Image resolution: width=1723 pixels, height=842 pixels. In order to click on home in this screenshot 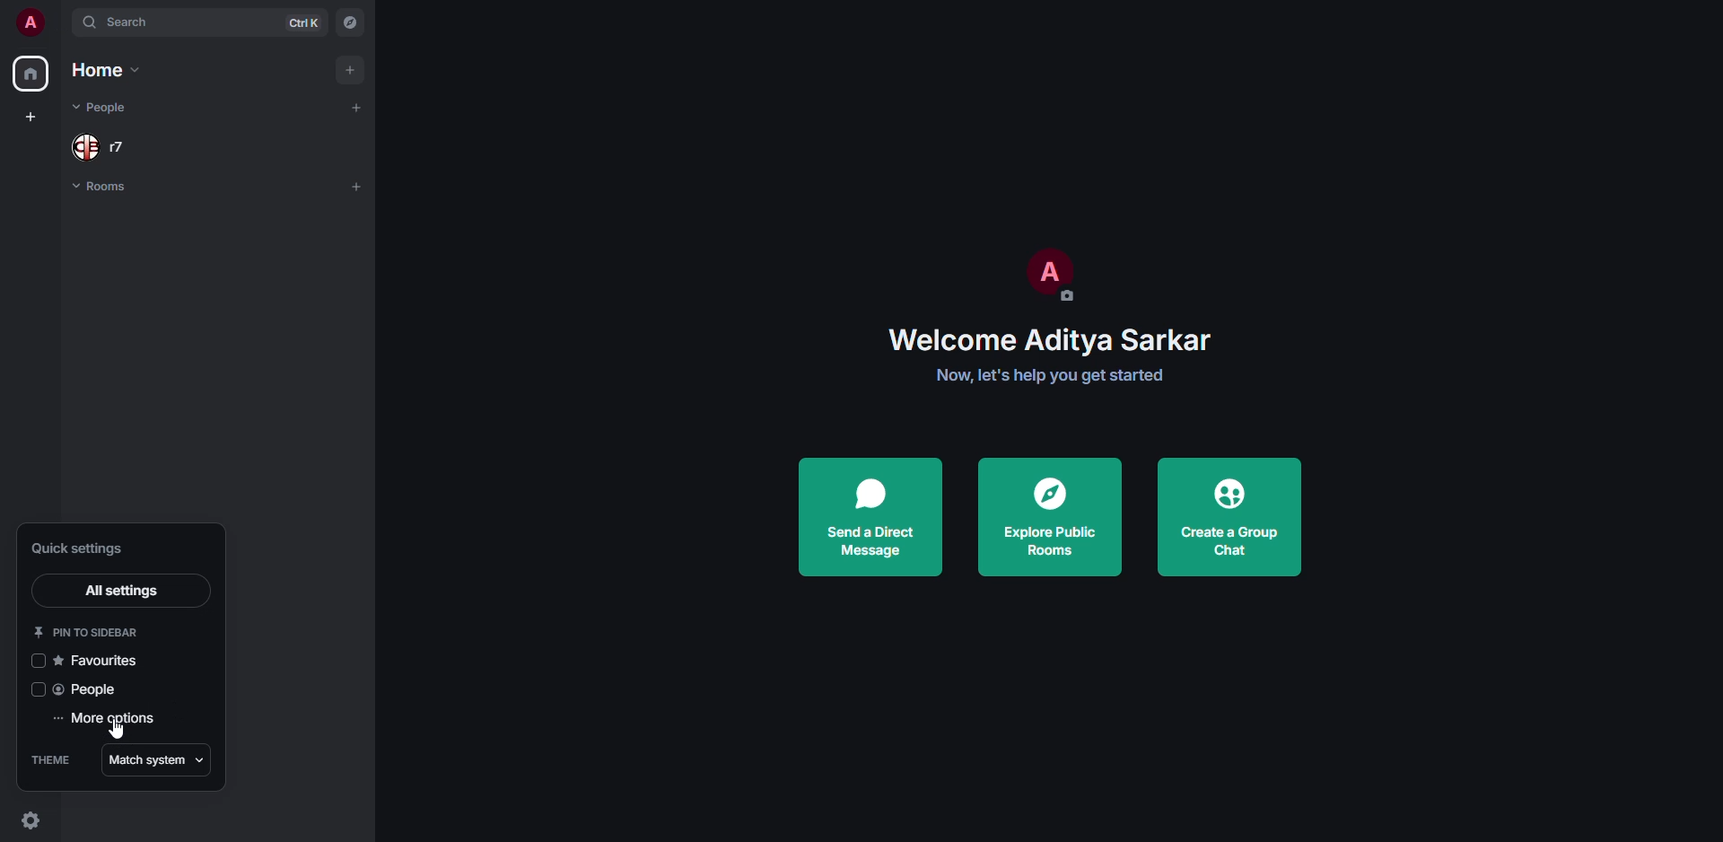, I will do `click(32, 74)`.